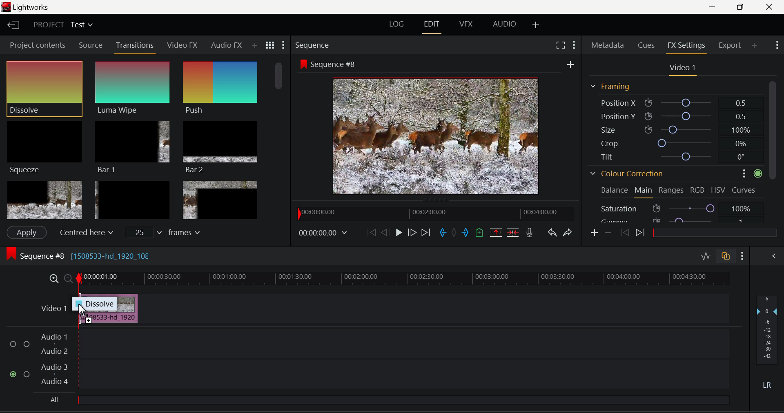 Image resolution: width=784 pixels, height=413 pixels. What do you see at coordinates (686, 46) in the screenshot?
I see `FX Settings Open` at bounding box center [686, 46].